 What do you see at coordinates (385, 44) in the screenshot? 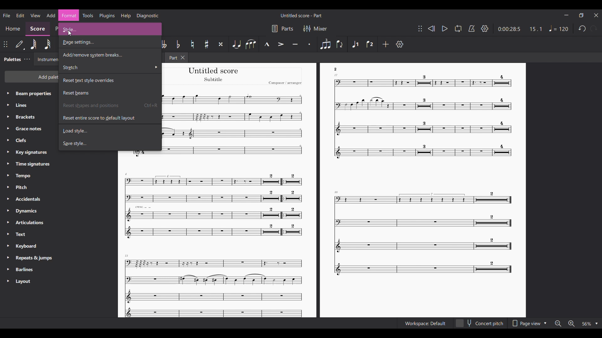
I see `Add` at bounding box center [385, 44].